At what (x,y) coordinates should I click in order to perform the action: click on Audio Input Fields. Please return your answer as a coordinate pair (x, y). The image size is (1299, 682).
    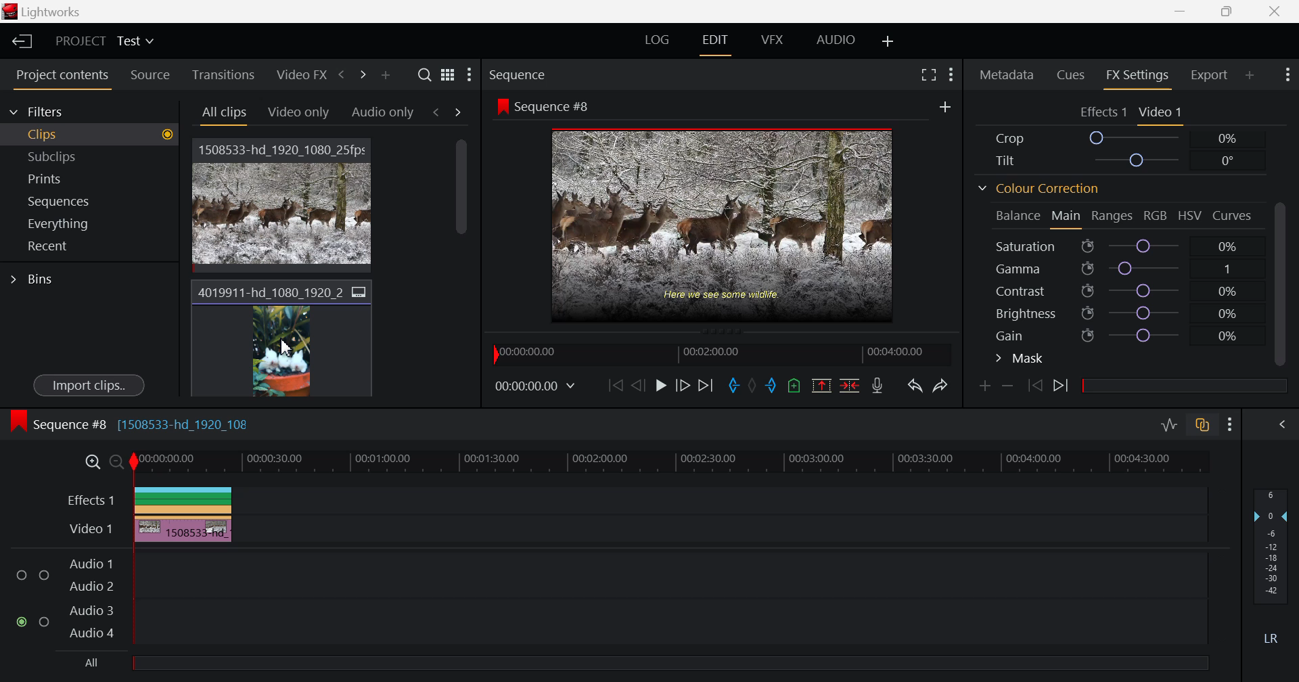
    Looking at the image, I should click on (608, 595).